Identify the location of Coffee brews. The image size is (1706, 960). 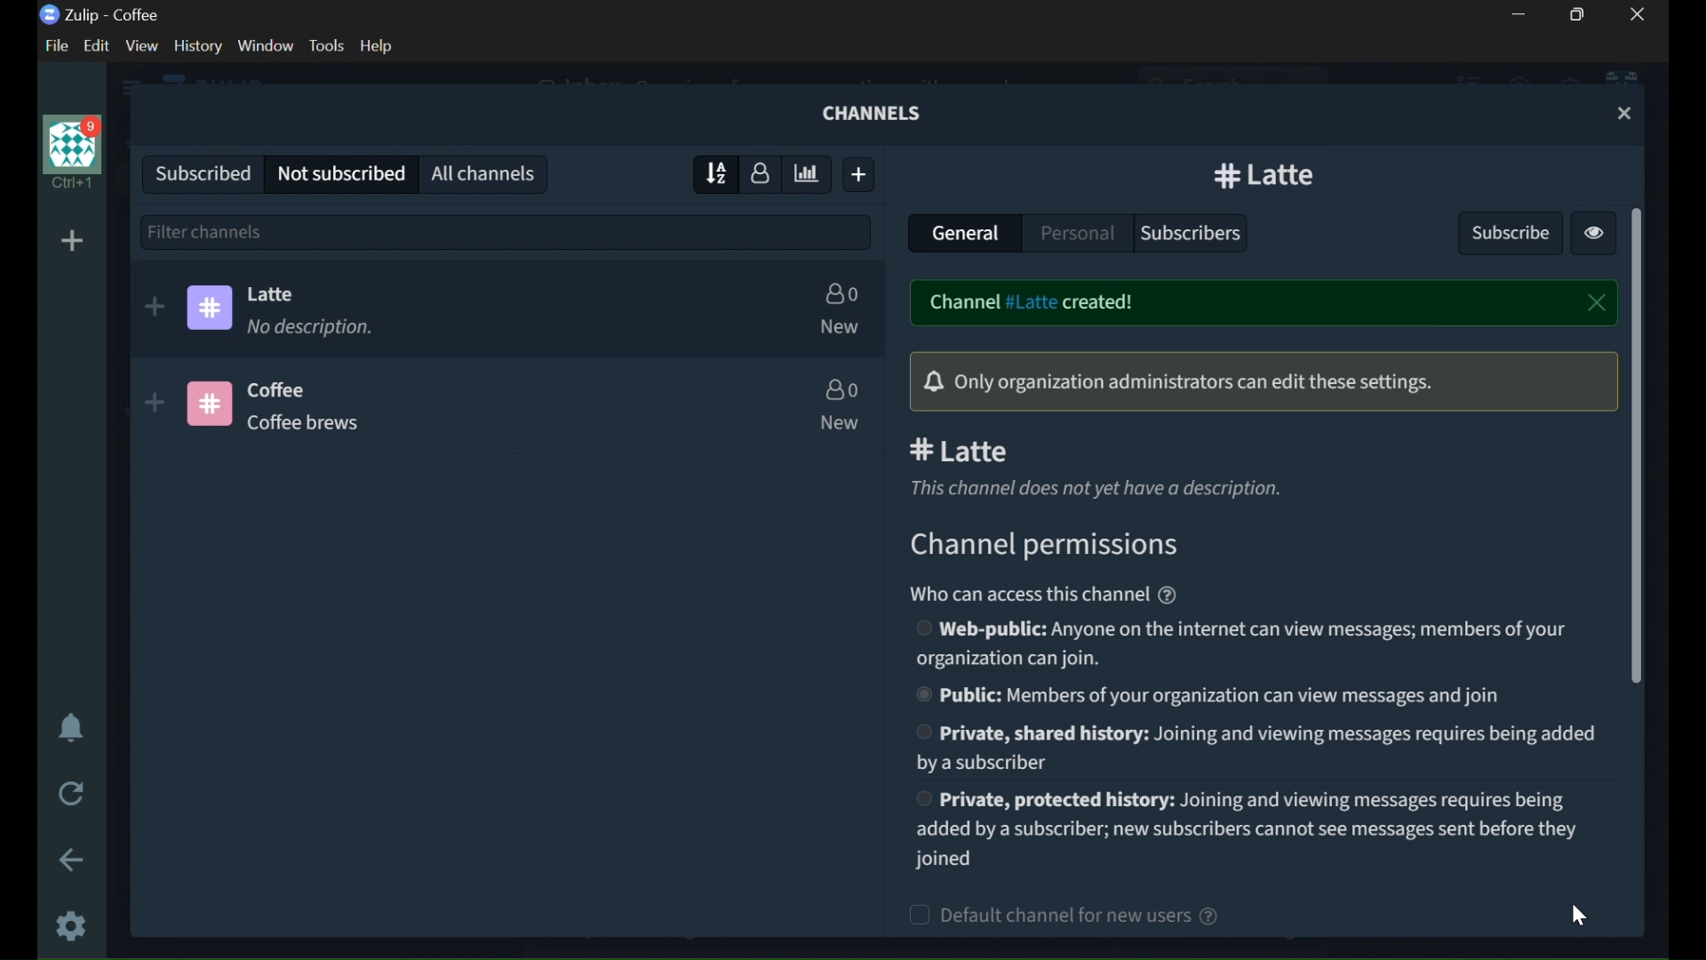
(307, 428).